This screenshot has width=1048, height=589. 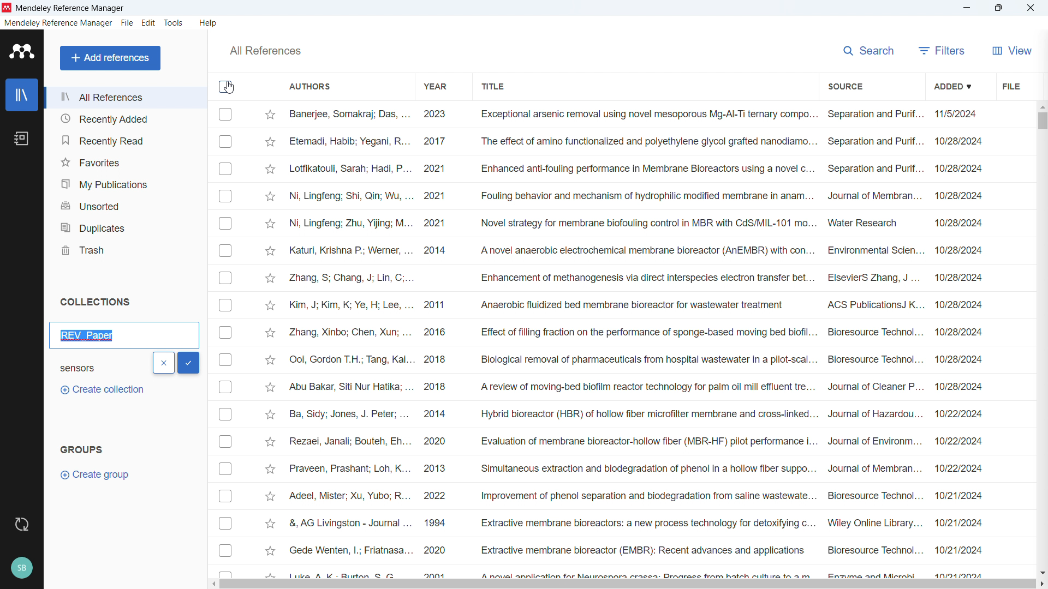 I want to click on File , so click(x=127, y=22).